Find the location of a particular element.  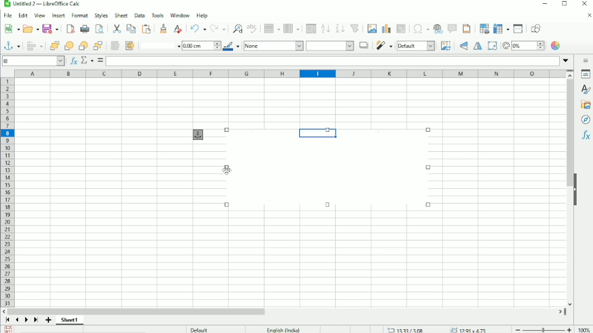

Paste is located at coordinates (117, 28).